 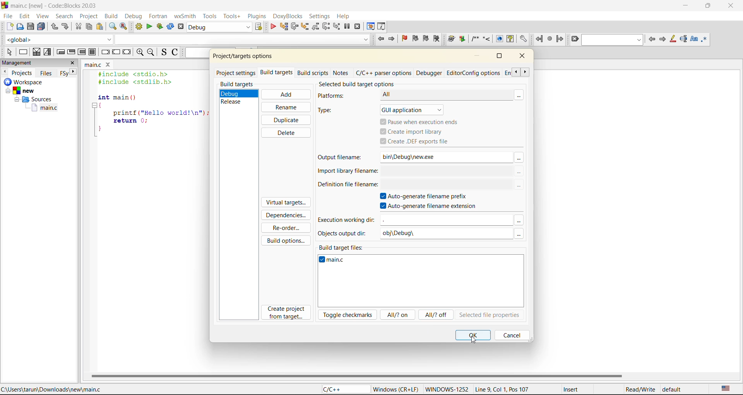 What do you see at coordinates (149, 107) in the screenshot?
I see `#include <stdio.h>

#include <stdlib.h>

int main ()

{
printf ("Hello world!\n");
return 0;

}` at bounding box center [149, 107].